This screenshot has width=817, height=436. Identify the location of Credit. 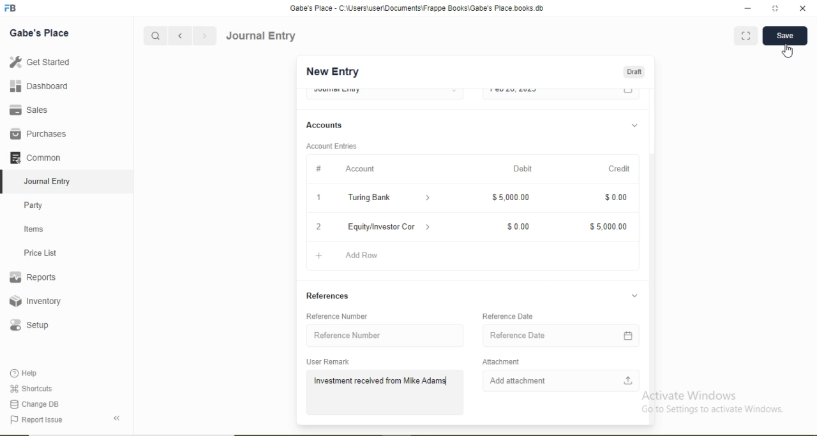
(620, 170).